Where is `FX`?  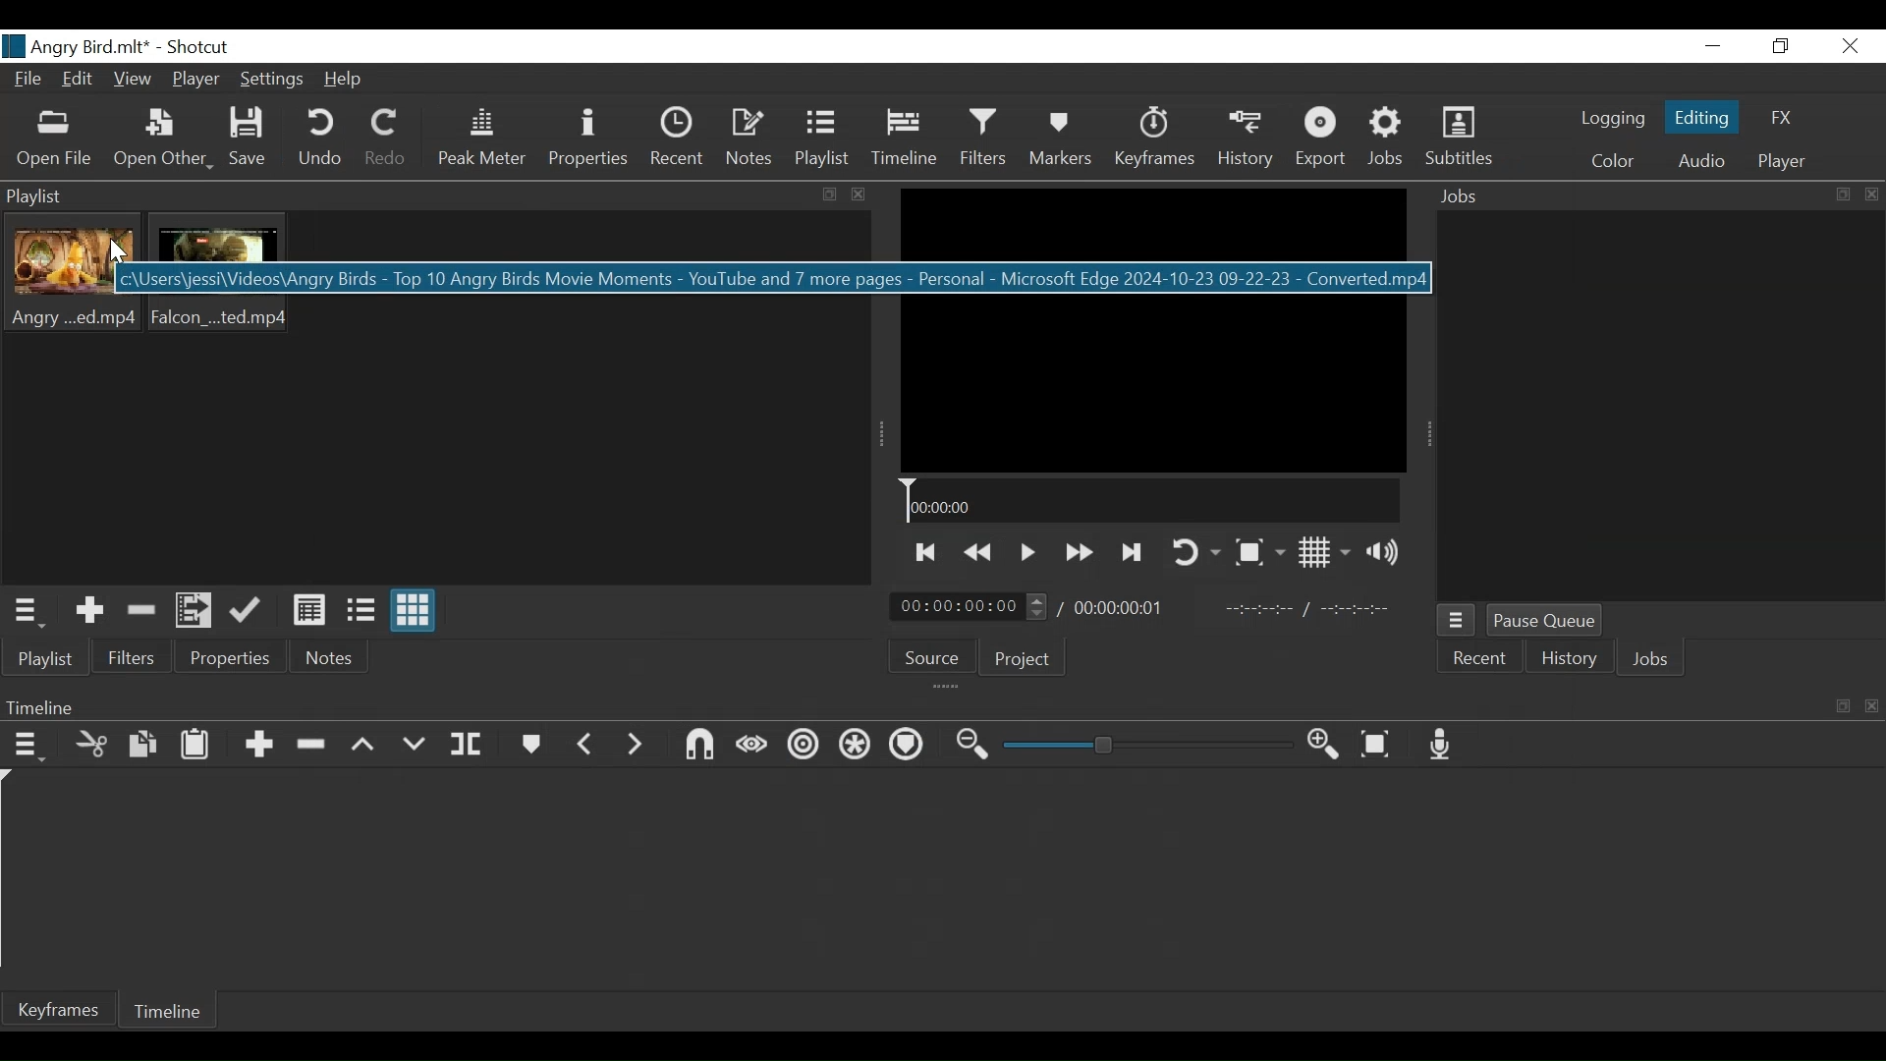 FX is located at coordinates (1783, 118).